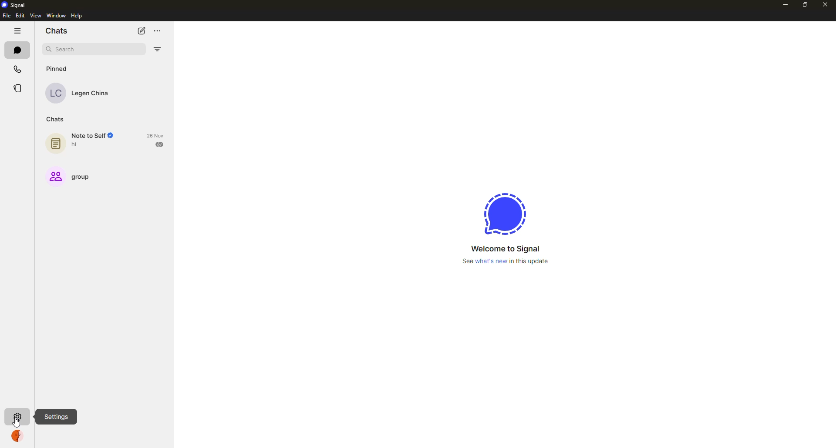 The width and height of the screenshot is (836, 448). Describe the element at coordinates (84, 141) in the screenshot. I see `note to self` at that location.